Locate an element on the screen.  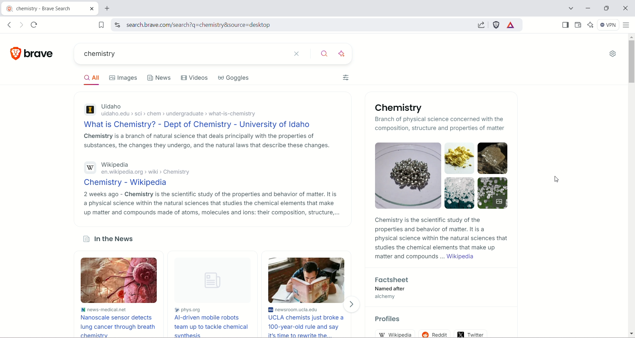
Images is located at coordinates (122, 78).